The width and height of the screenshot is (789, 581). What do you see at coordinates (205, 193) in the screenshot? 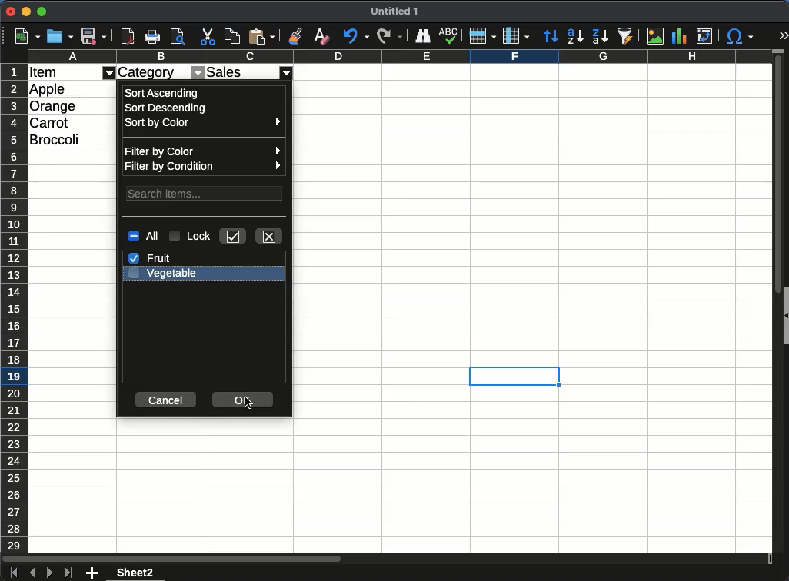
I see `search` at bounding box center [205, 193].